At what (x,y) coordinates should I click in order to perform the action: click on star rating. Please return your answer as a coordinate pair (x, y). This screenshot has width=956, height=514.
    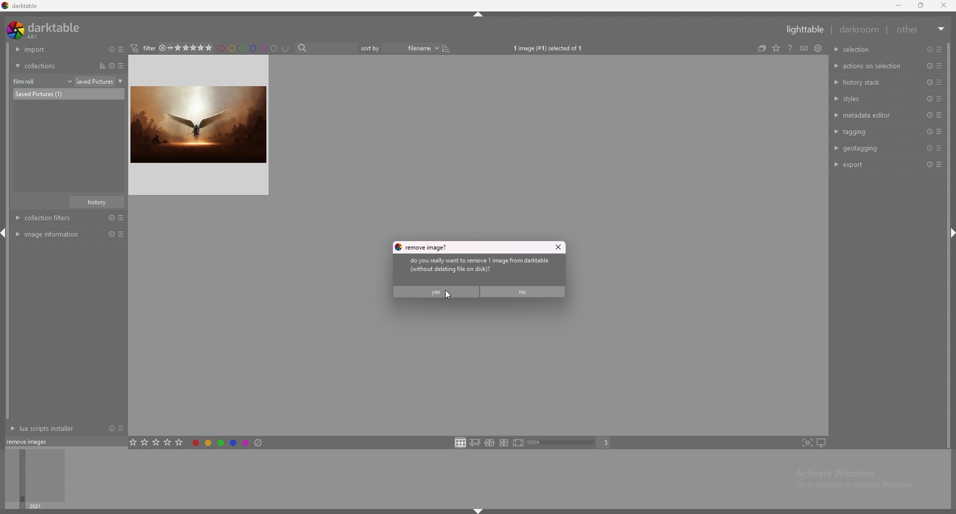
    Looking at the image, I should click on (197, 48).